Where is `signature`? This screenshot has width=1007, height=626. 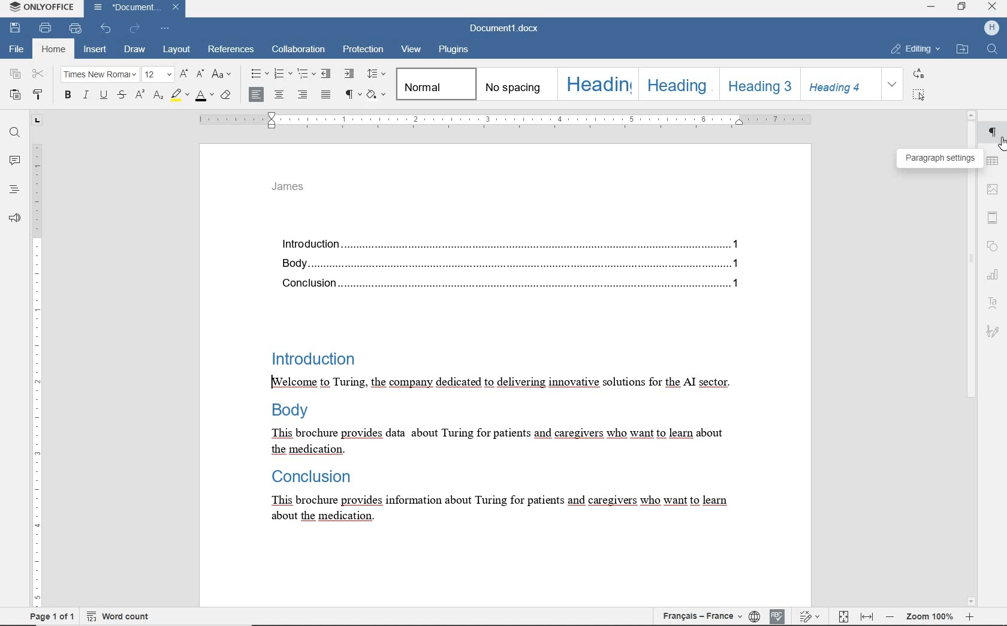
signature is located at coordinates (994, 333).